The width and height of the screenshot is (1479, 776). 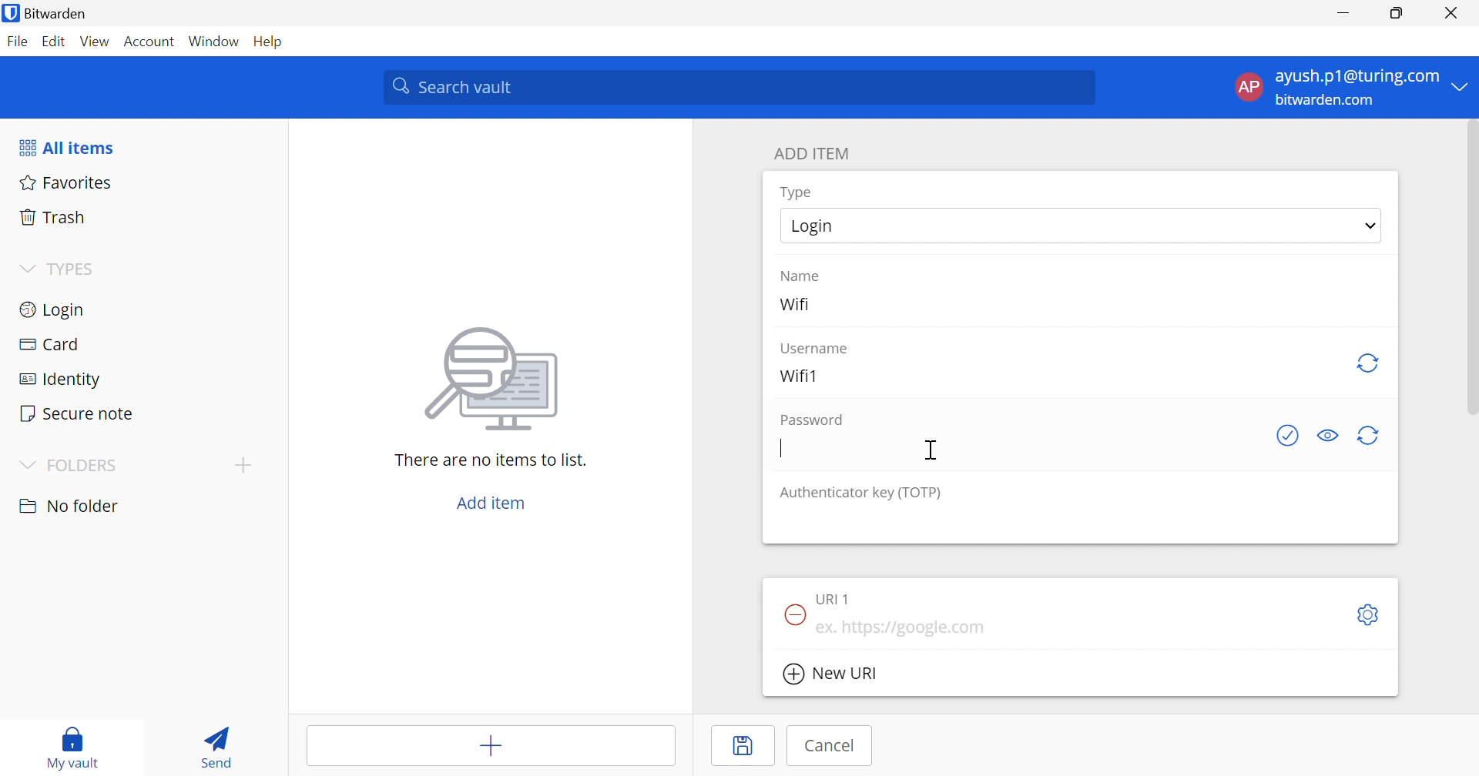 What do you see at coordinates (1371, 225) in the screenshot?
I see `Drop Down` at bounding box center [1371, 225].